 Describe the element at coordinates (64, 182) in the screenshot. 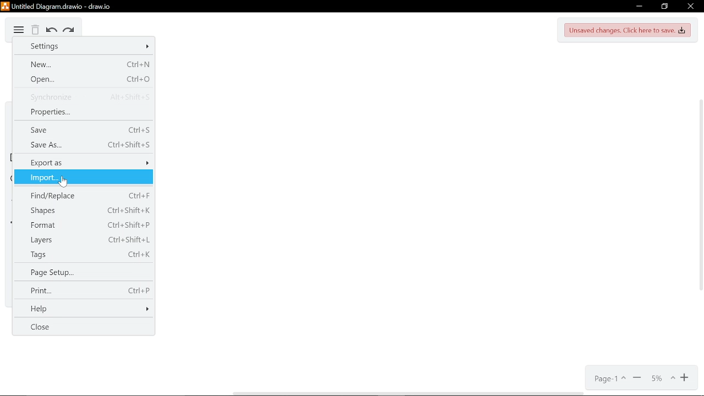

I see `cursor` at that location.